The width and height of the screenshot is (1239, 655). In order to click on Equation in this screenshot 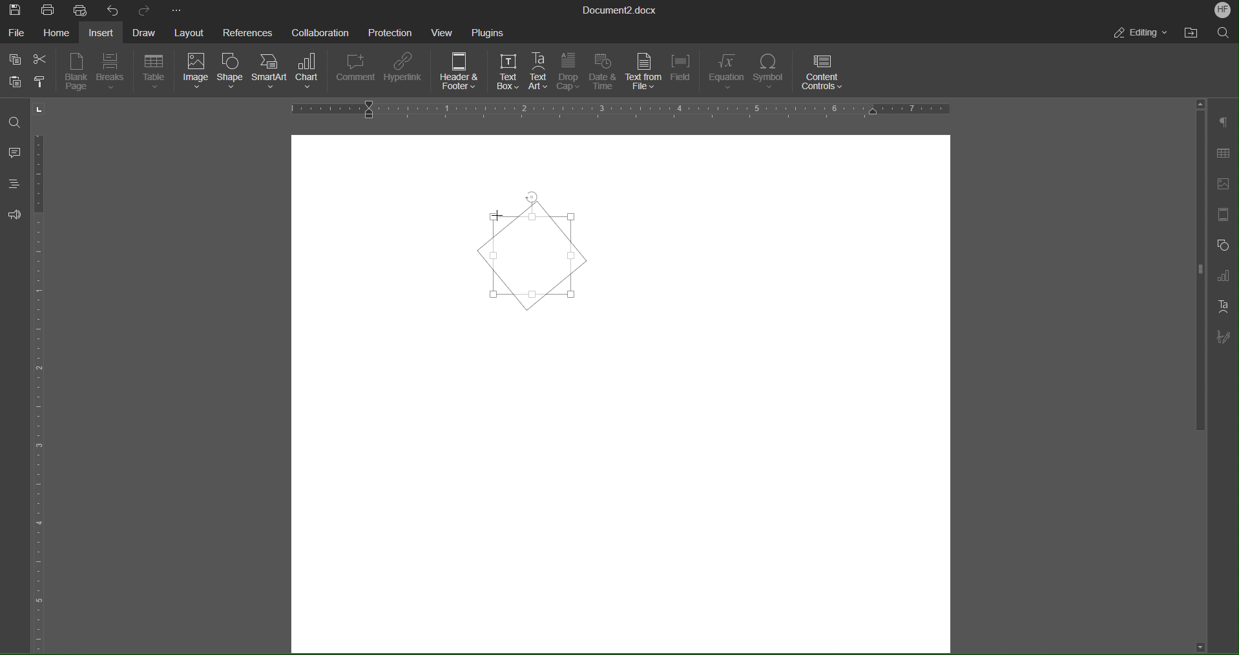, I will do `click(726, 72)`.